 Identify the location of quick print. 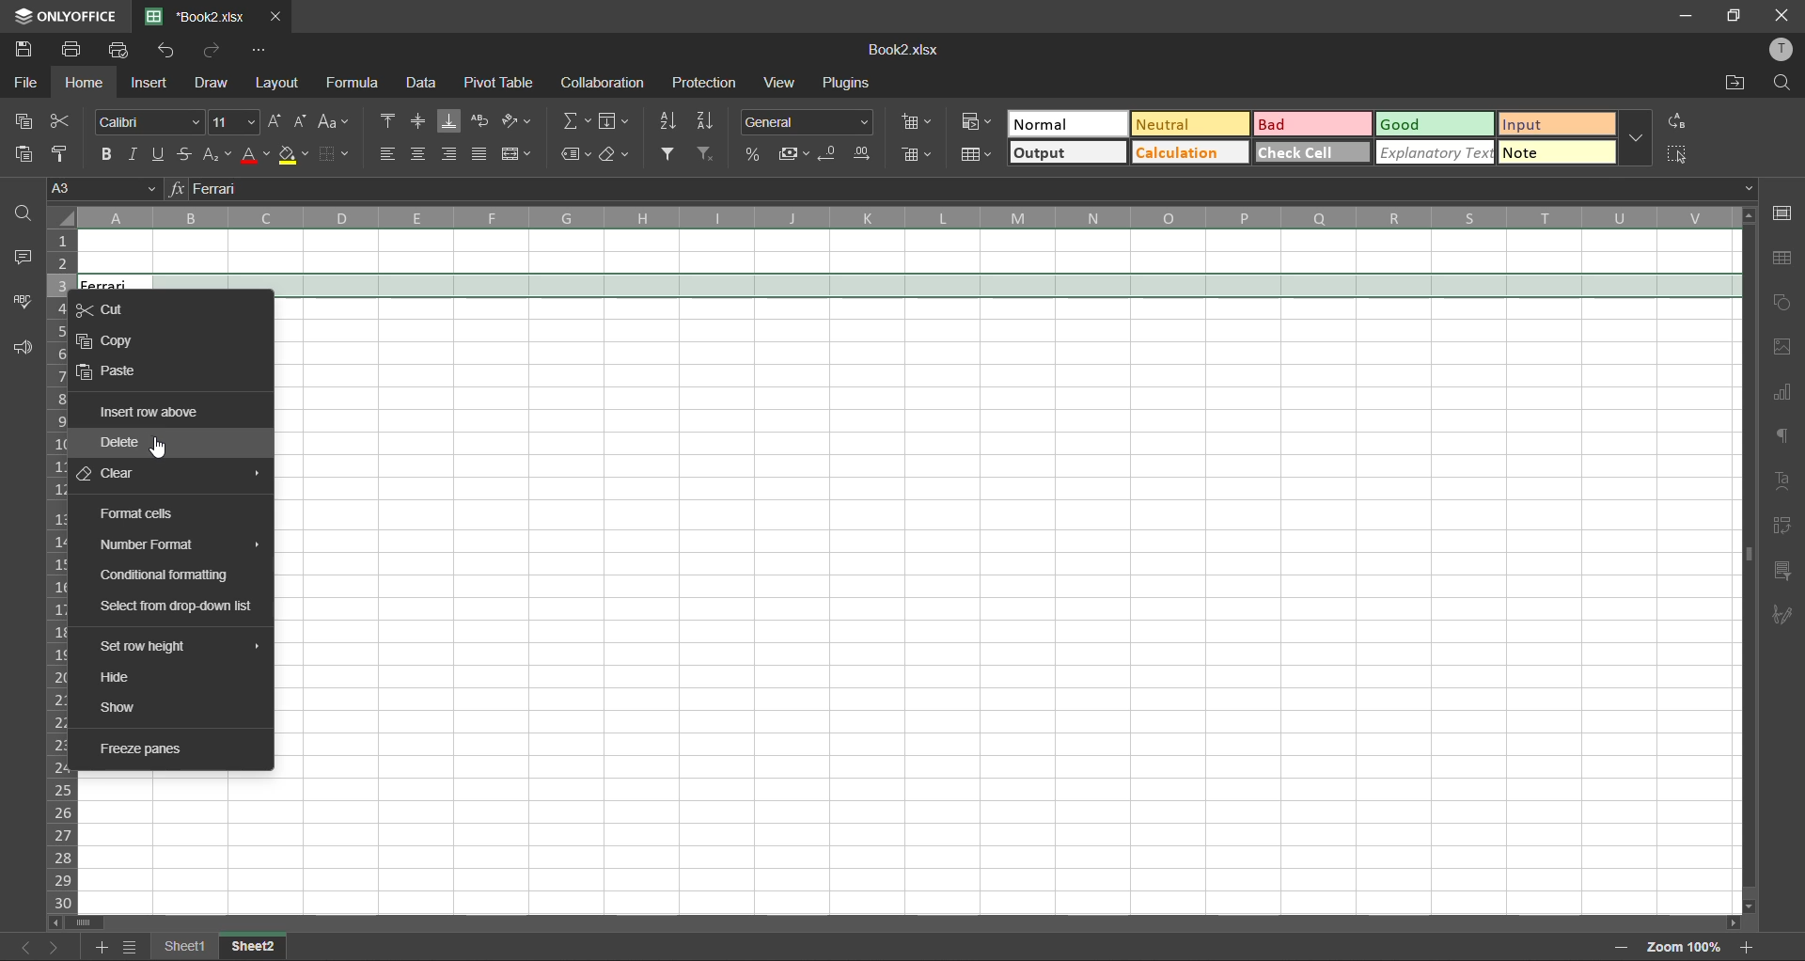
(120, 50).